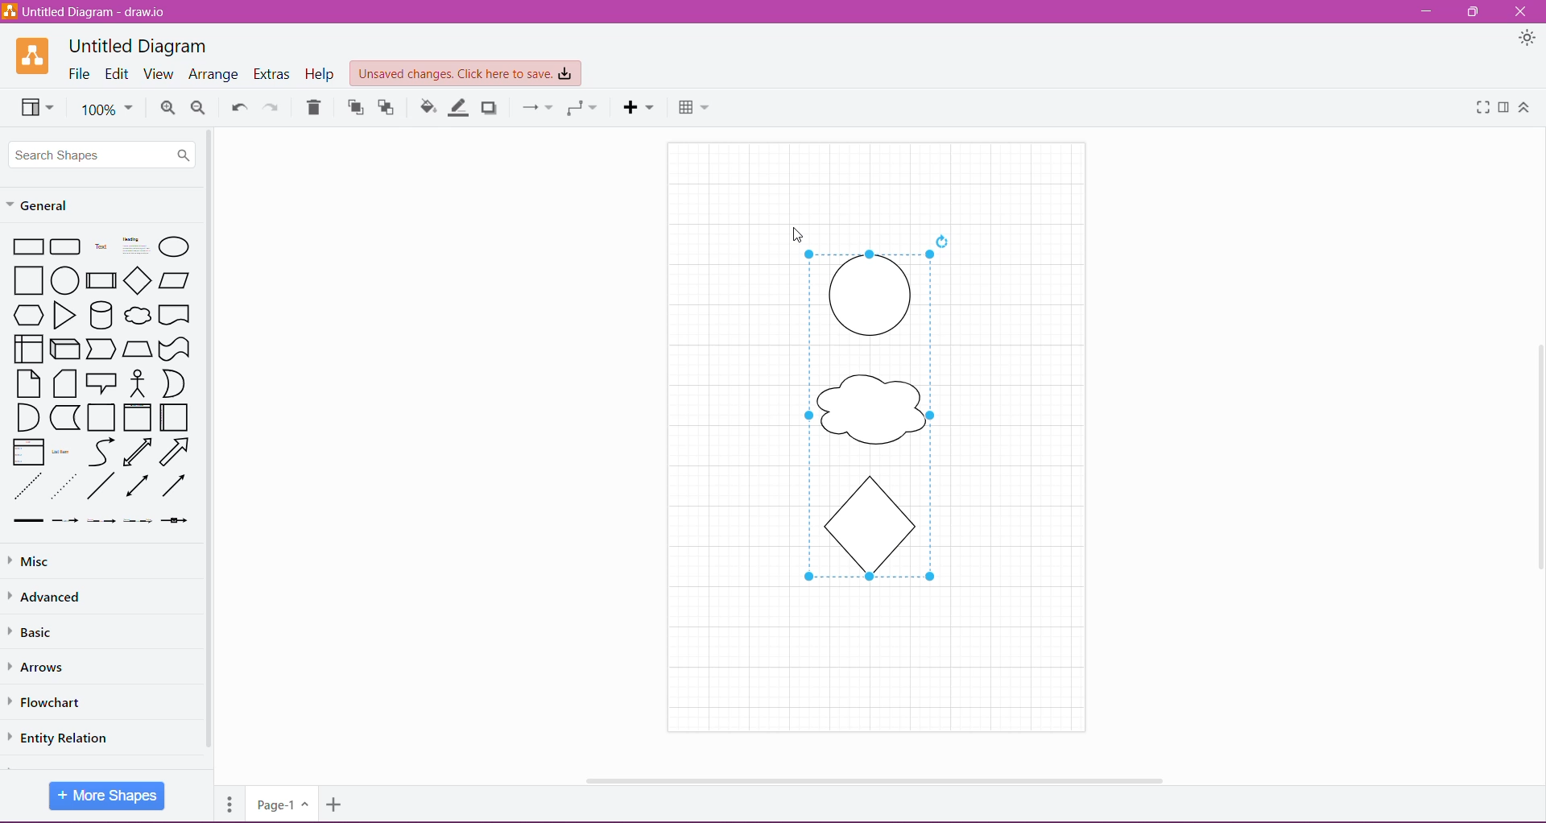  I want to click on Misc, so click(31, 562).